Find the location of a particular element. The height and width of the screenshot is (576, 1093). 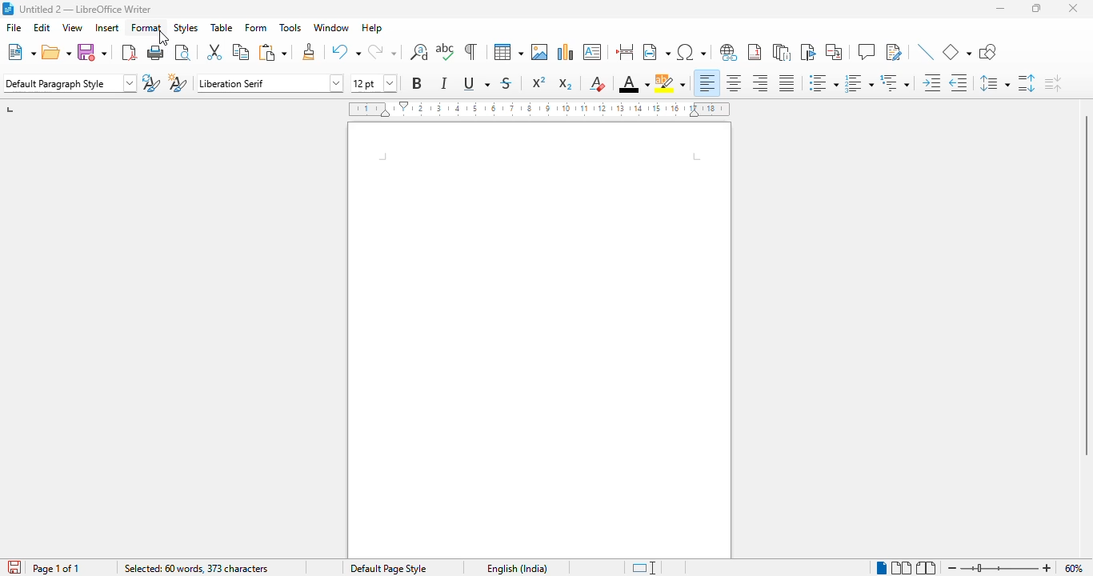

insert text box is located at coordinates (592, 52).